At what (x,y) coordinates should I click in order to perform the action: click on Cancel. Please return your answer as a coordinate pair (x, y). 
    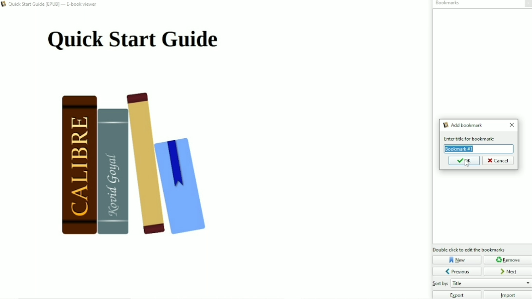
    Looking at the image, I should click on (498, 160).